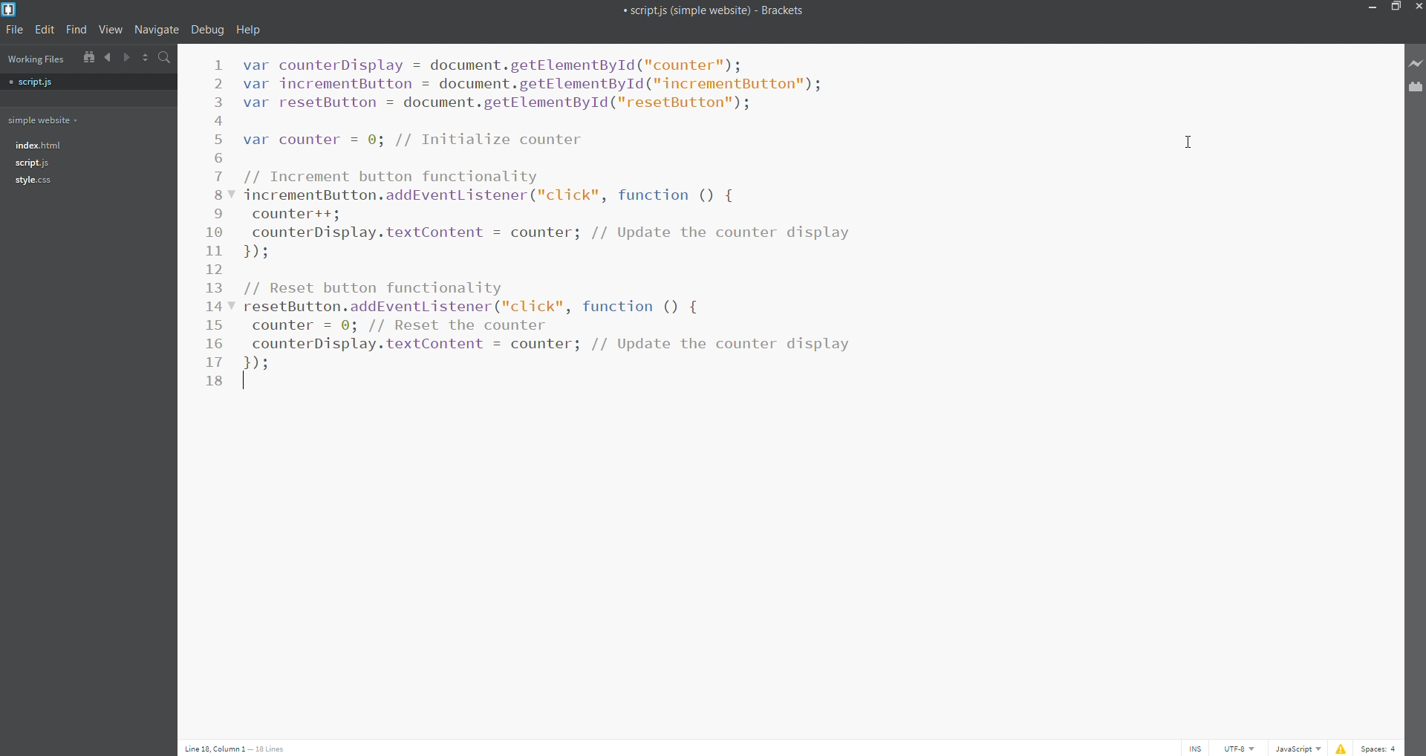  What do you see at coordinates (1415, 87) in the screenshot?
I see `external manager` at bounding box center [1415, 87].